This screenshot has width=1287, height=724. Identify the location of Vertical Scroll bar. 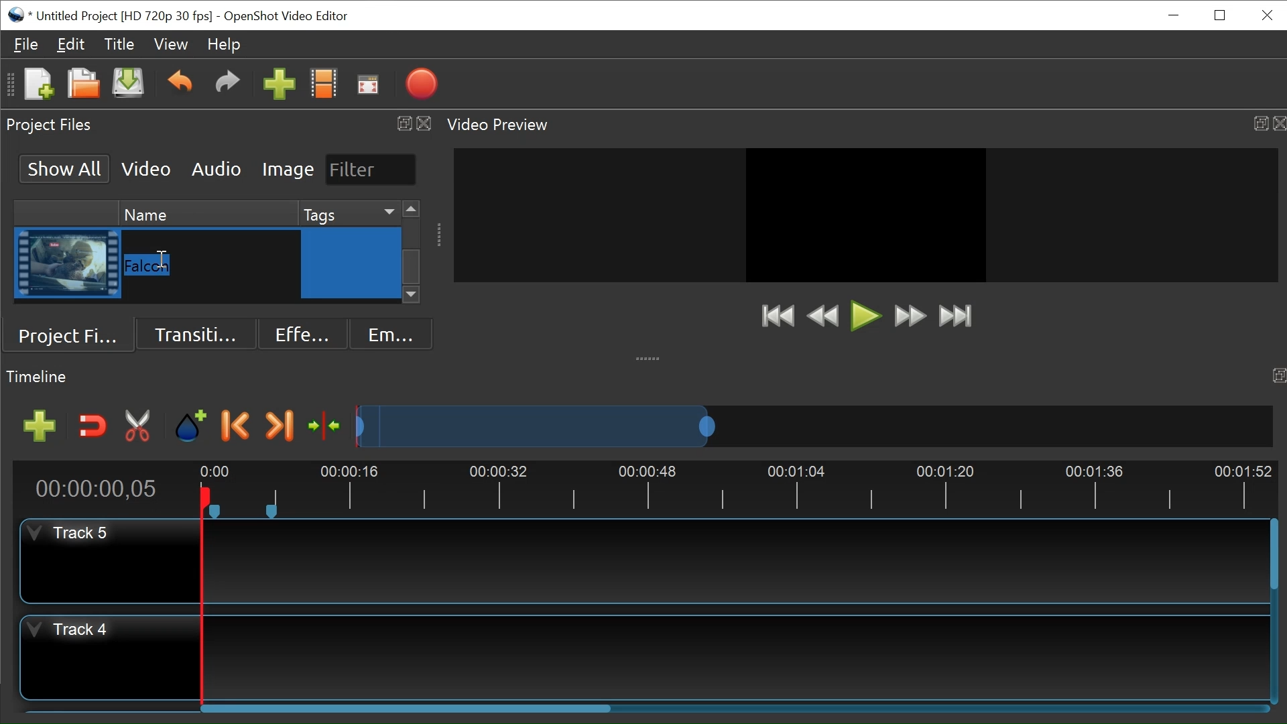
(412, 266).